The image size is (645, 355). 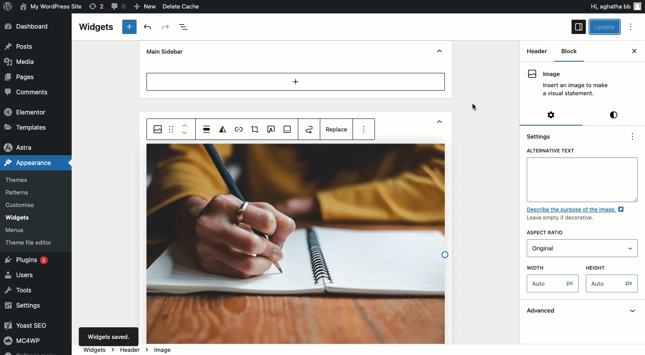 I want to click on Templates, so click(x=27, y=127).